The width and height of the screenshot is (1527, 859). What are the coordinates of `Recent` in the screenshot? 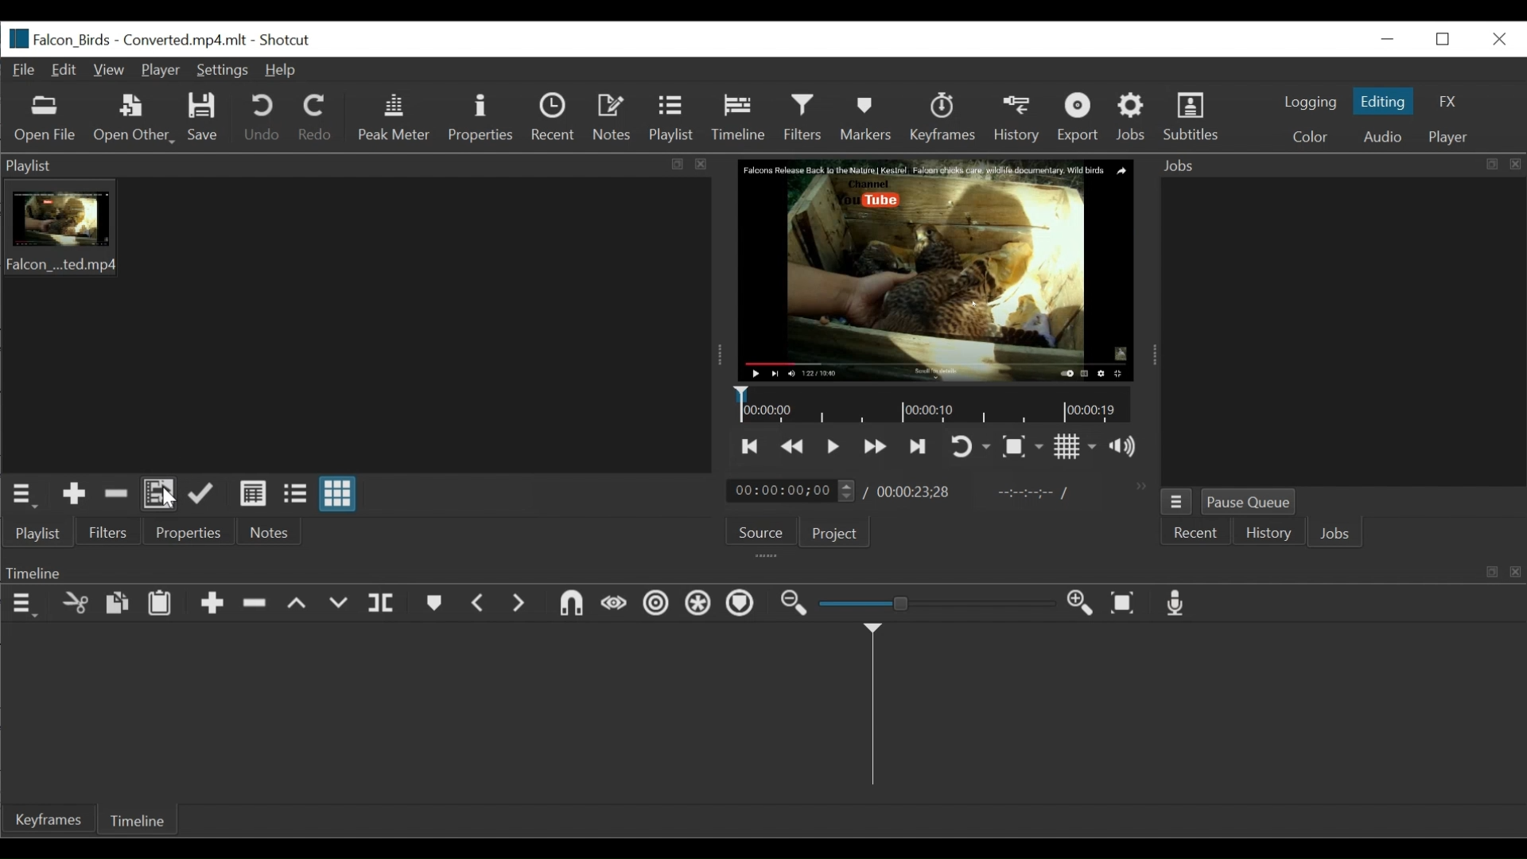 It's located at (1192, 534).